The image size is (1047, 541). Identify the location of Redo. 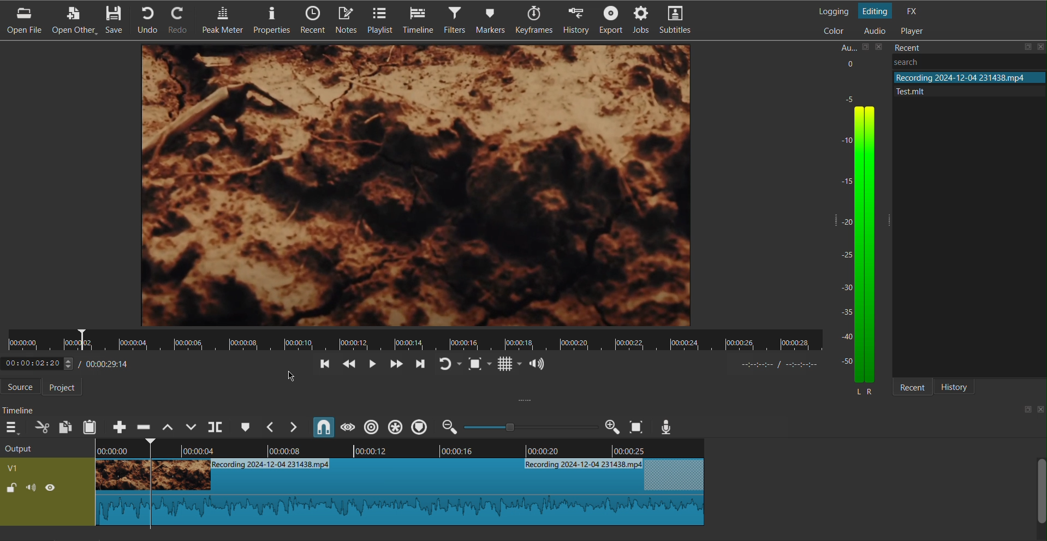
(182, 19).